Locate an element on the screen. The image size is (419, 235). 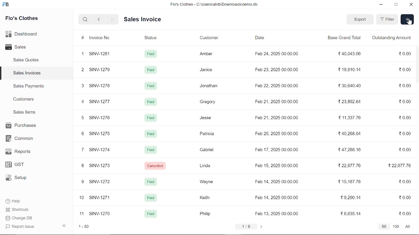
 Customer is located at coordinates (212, 38).